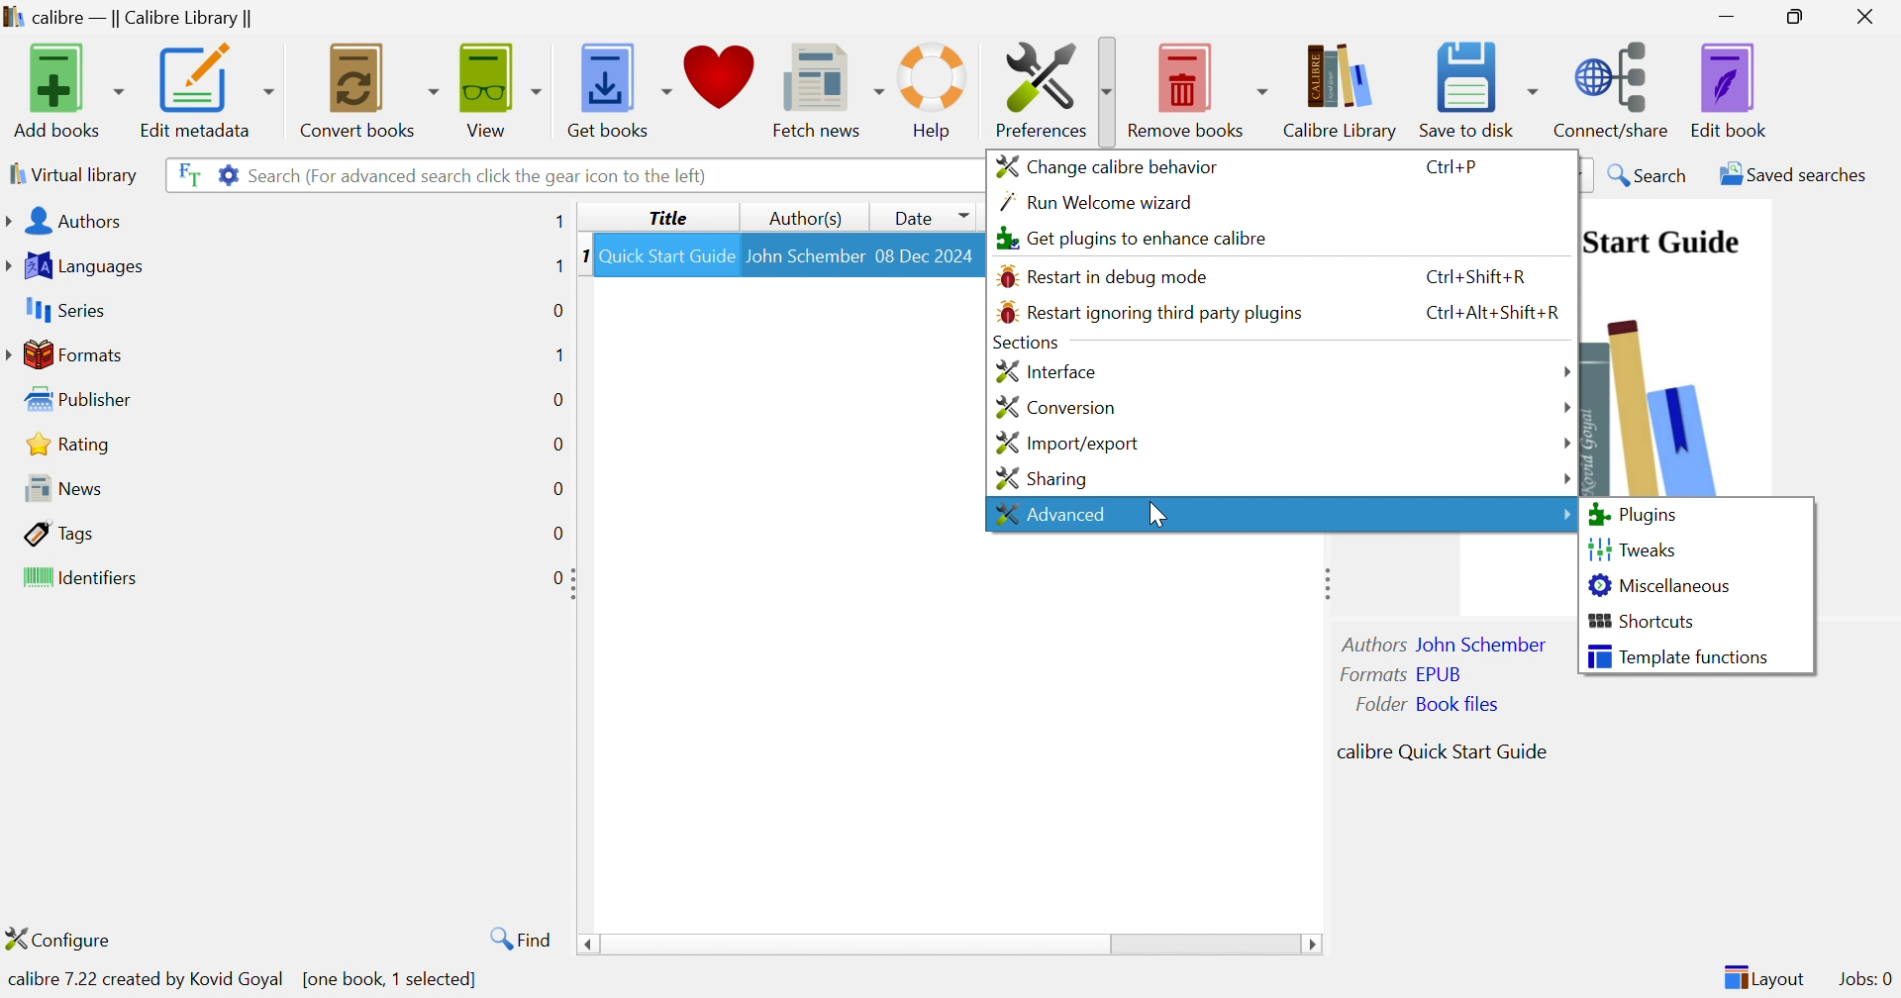 The image size is (1901, 998). I want to click on Drop Down, so click(1561, 511).